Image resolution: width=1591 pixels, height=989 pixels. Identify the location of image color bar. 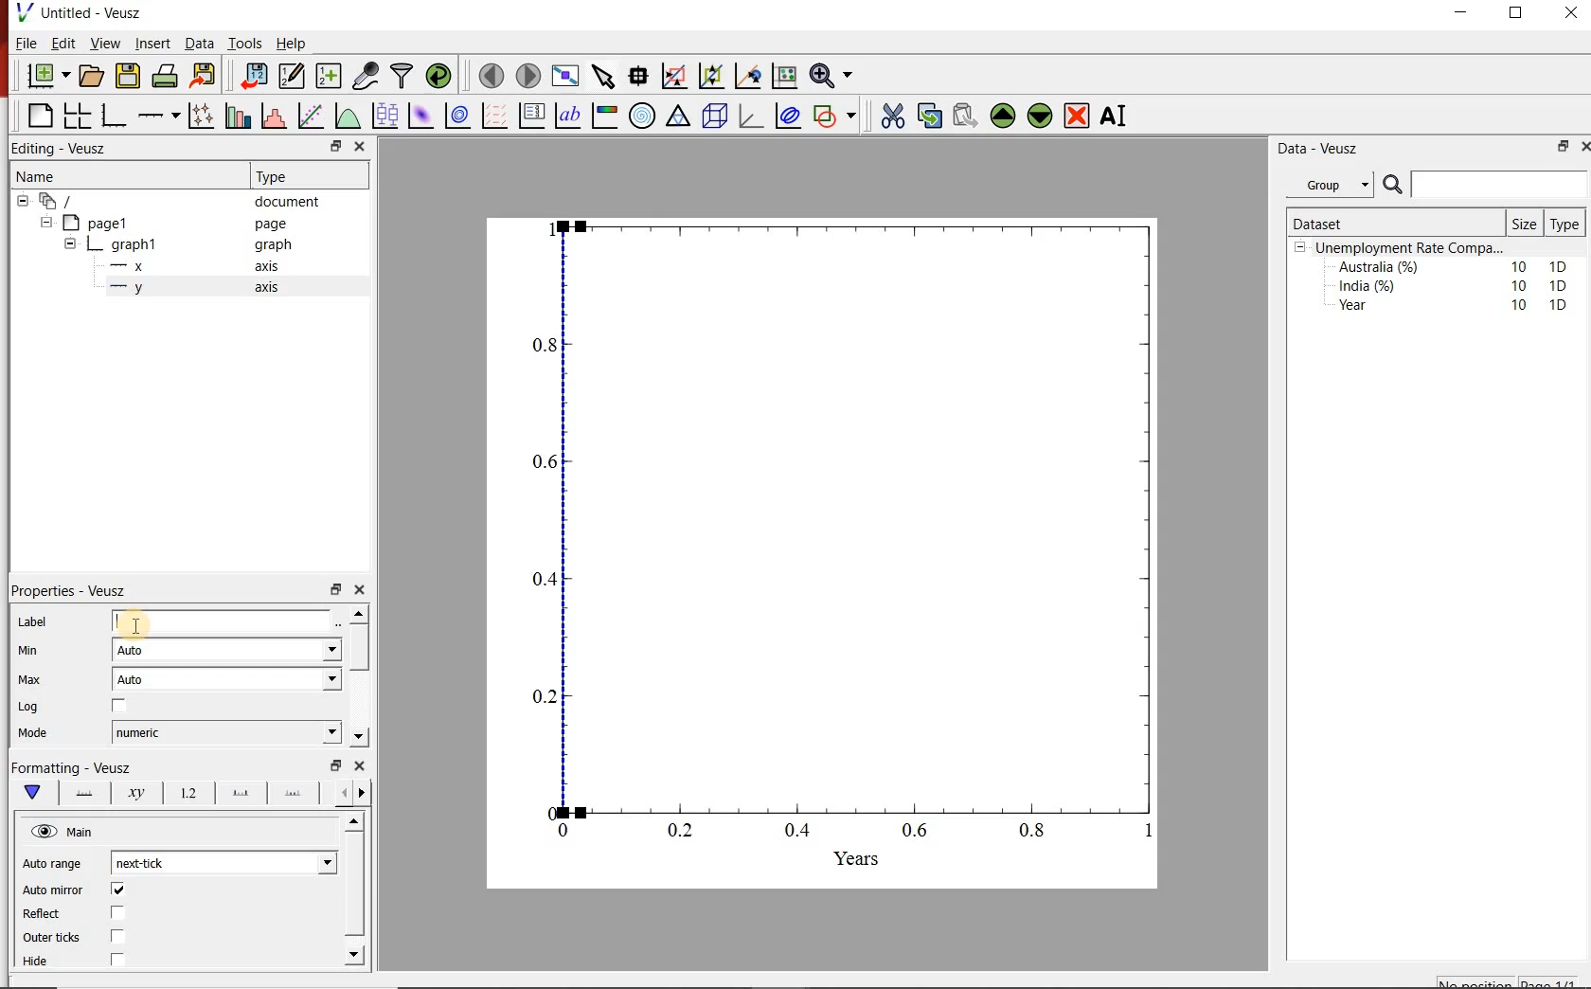
(604, 117).